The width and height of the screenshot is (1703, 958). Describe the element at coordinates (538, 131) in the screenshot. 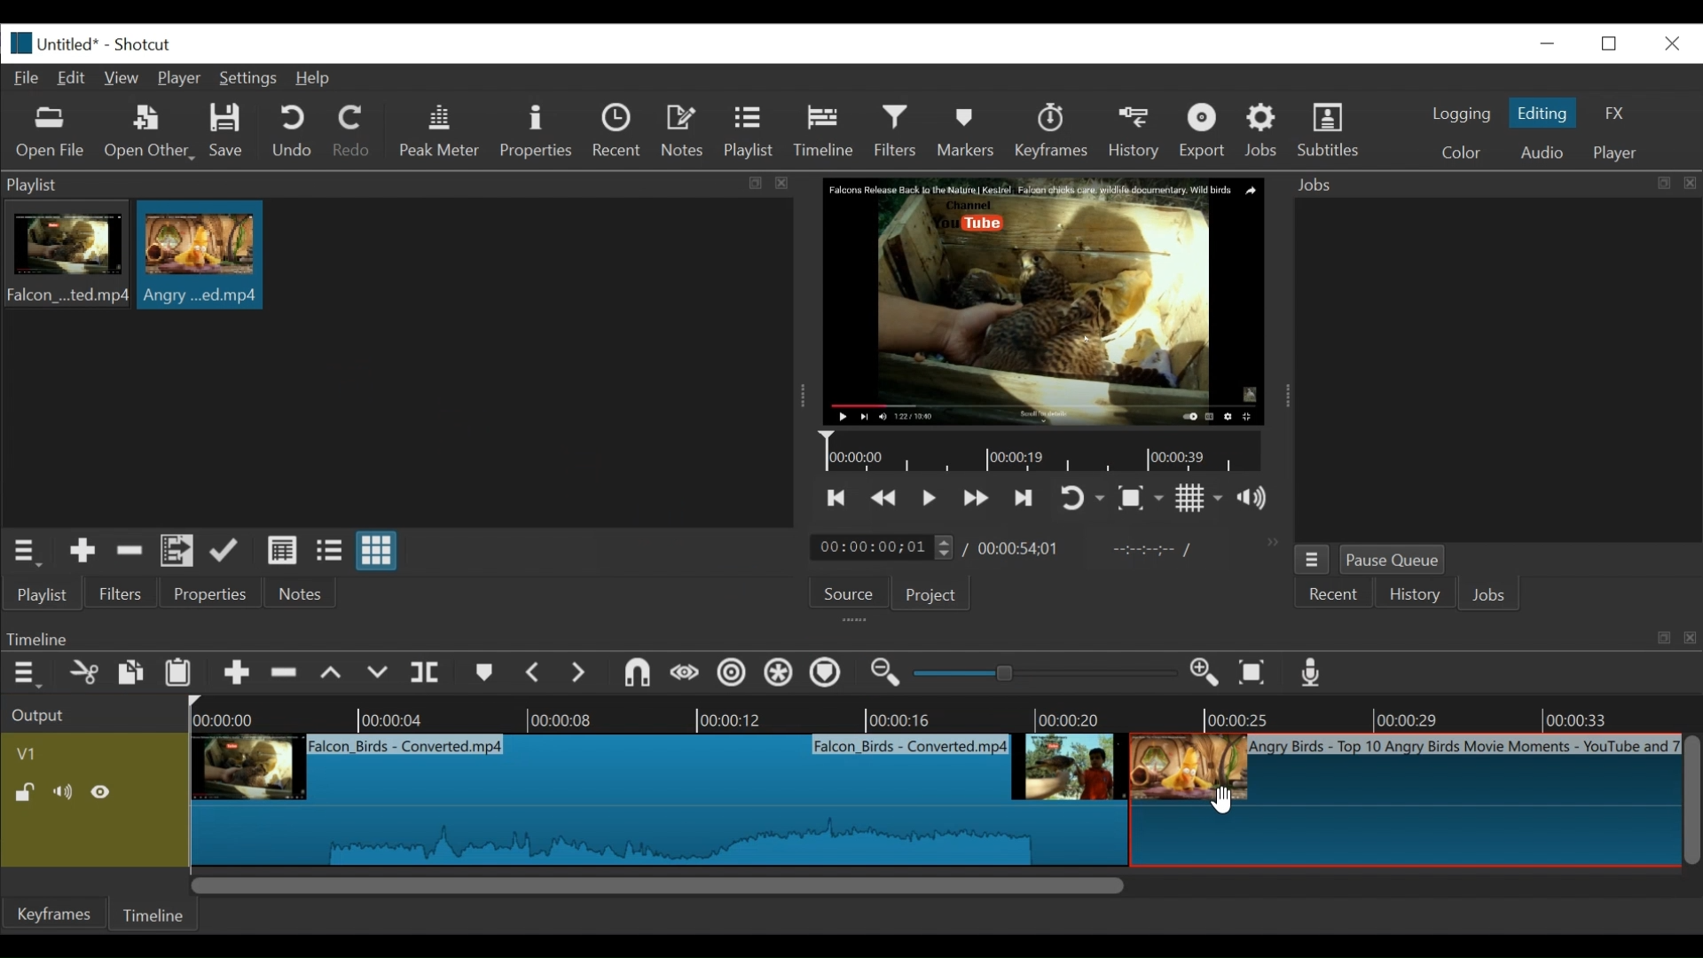

I see `Properties` at that location.